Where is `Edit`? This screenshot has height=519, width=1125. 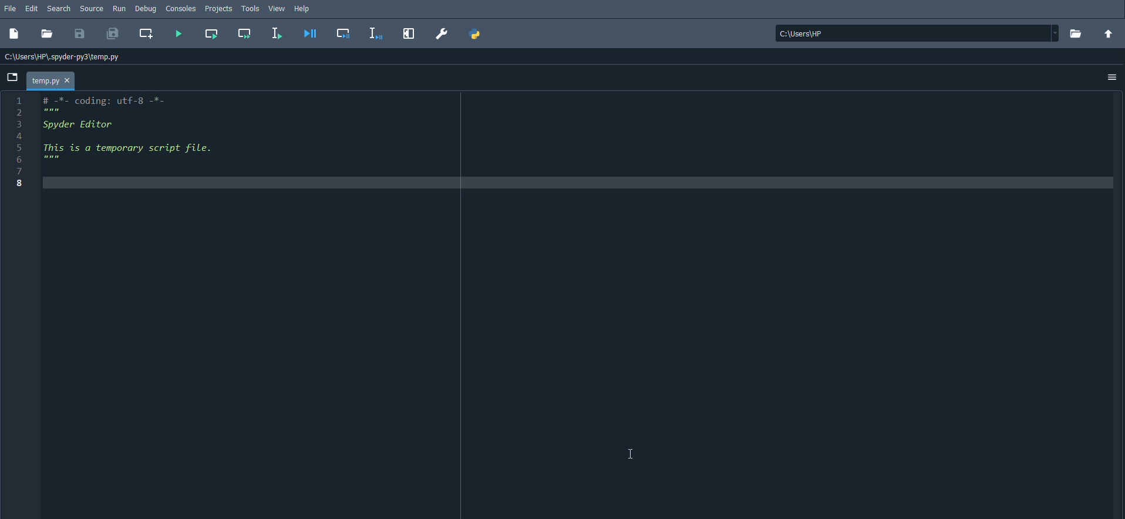 Edit is located at coordinates (33, 8).